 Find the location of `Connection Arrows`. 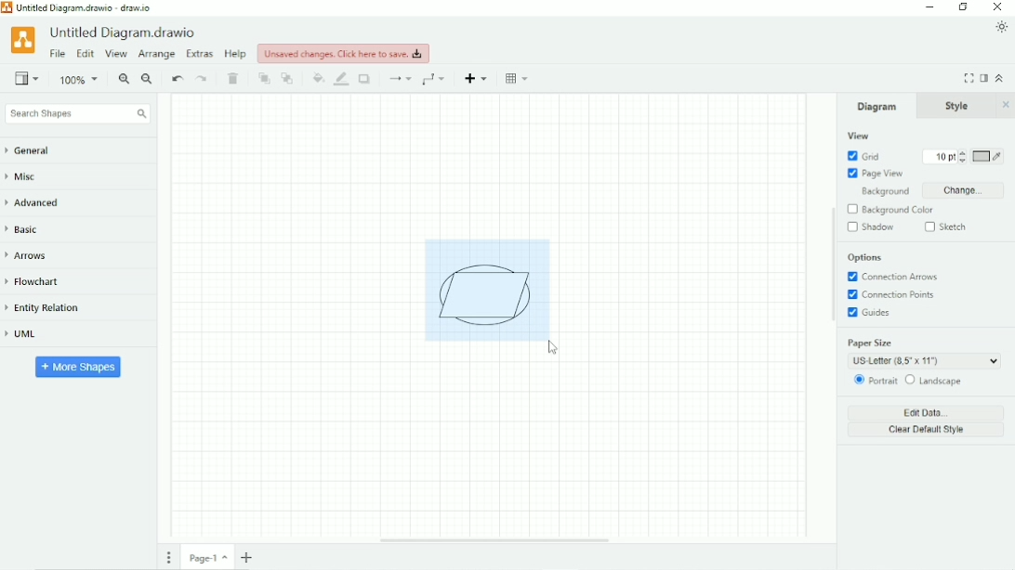

Connection Arrows is located at coordinates (894, 277).